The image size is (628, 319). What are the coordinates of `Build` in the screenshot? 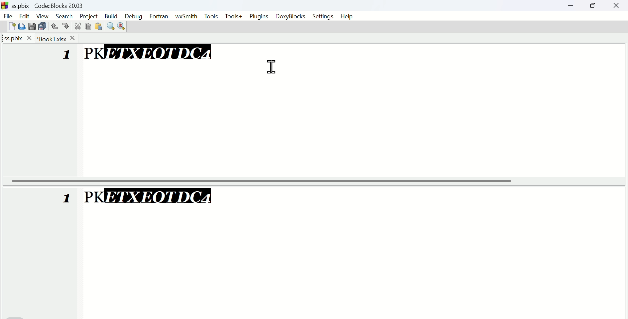 It's located at (112, 15).